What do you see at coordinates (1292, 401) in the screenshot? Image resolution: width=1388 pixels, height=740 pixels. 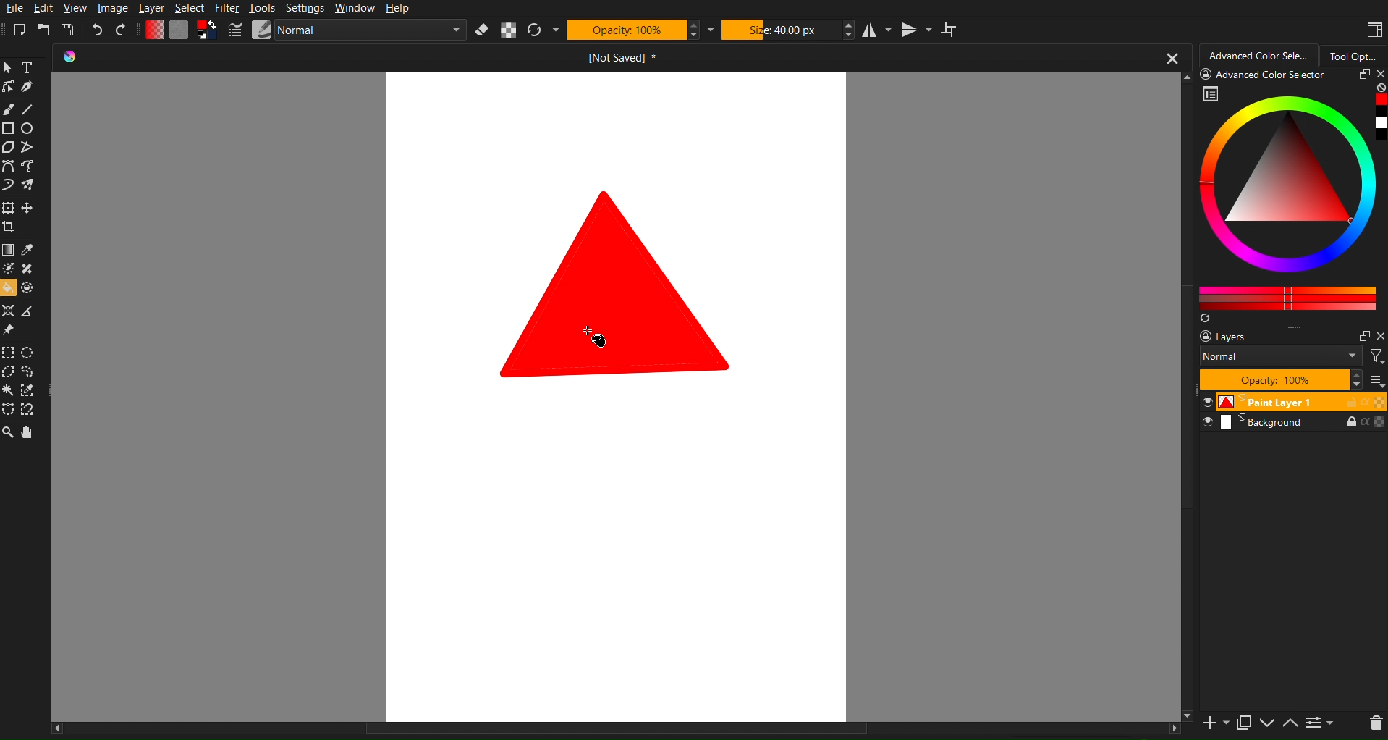 I see `paint layer 1` at bounding box center [1292, 401].